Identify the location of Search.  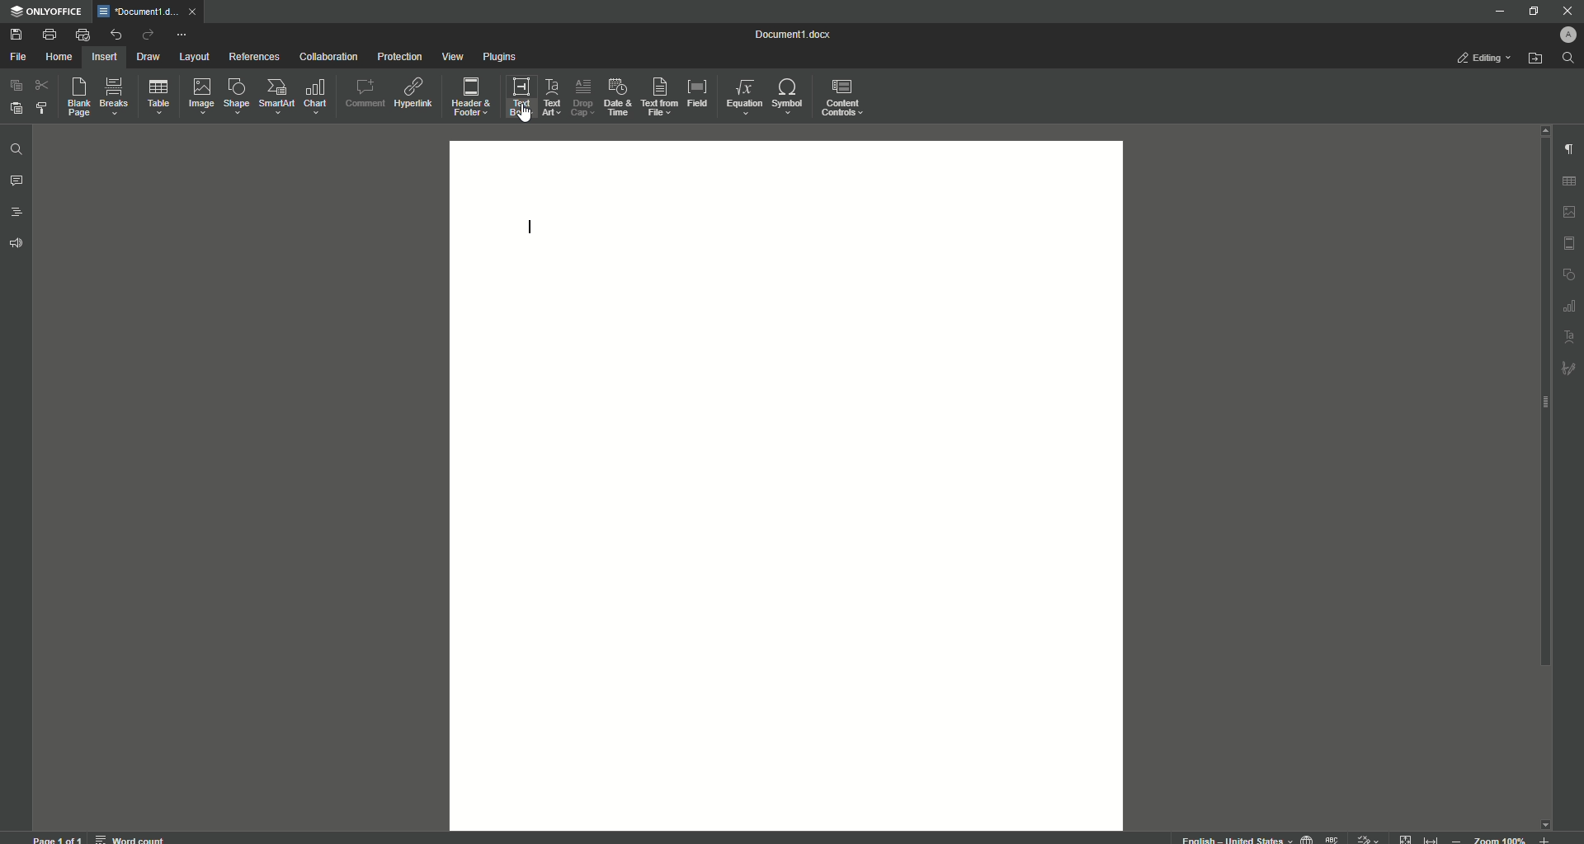
(1568, 59).